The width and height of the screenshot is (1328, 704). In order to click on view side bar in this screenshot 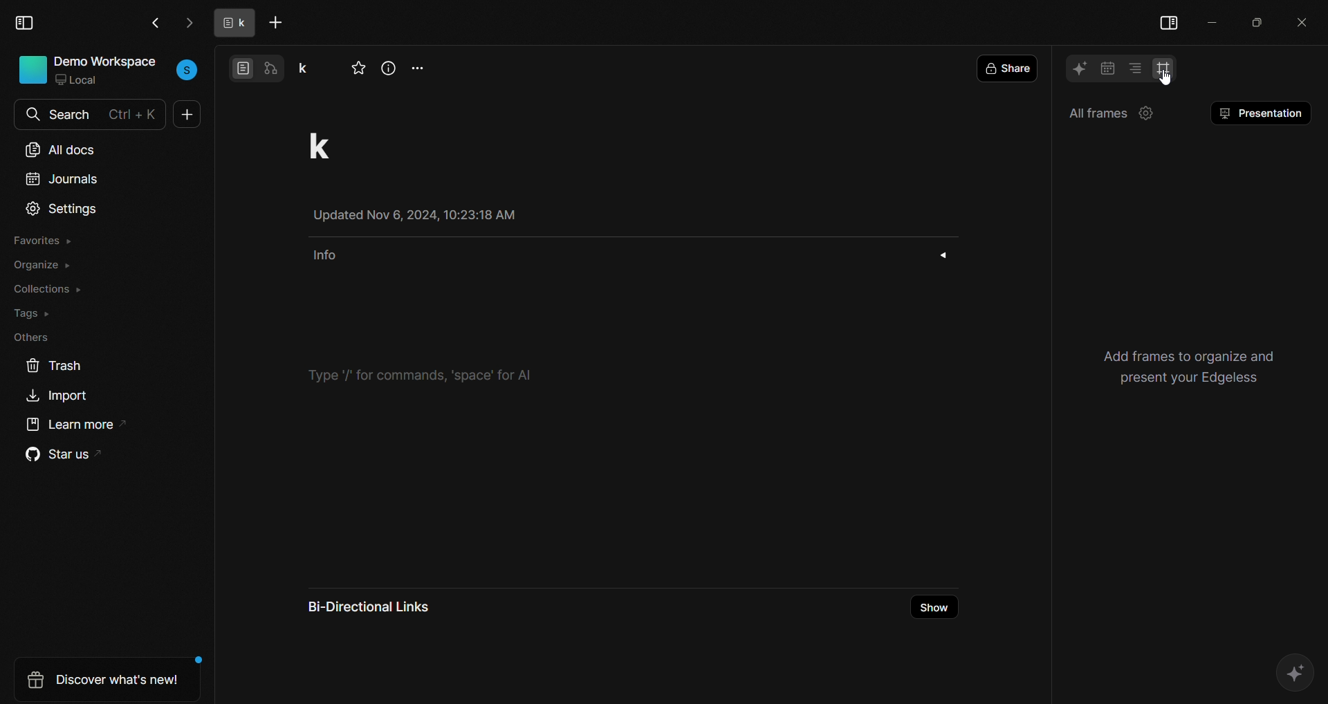, I will do `click(1169, 19)`.